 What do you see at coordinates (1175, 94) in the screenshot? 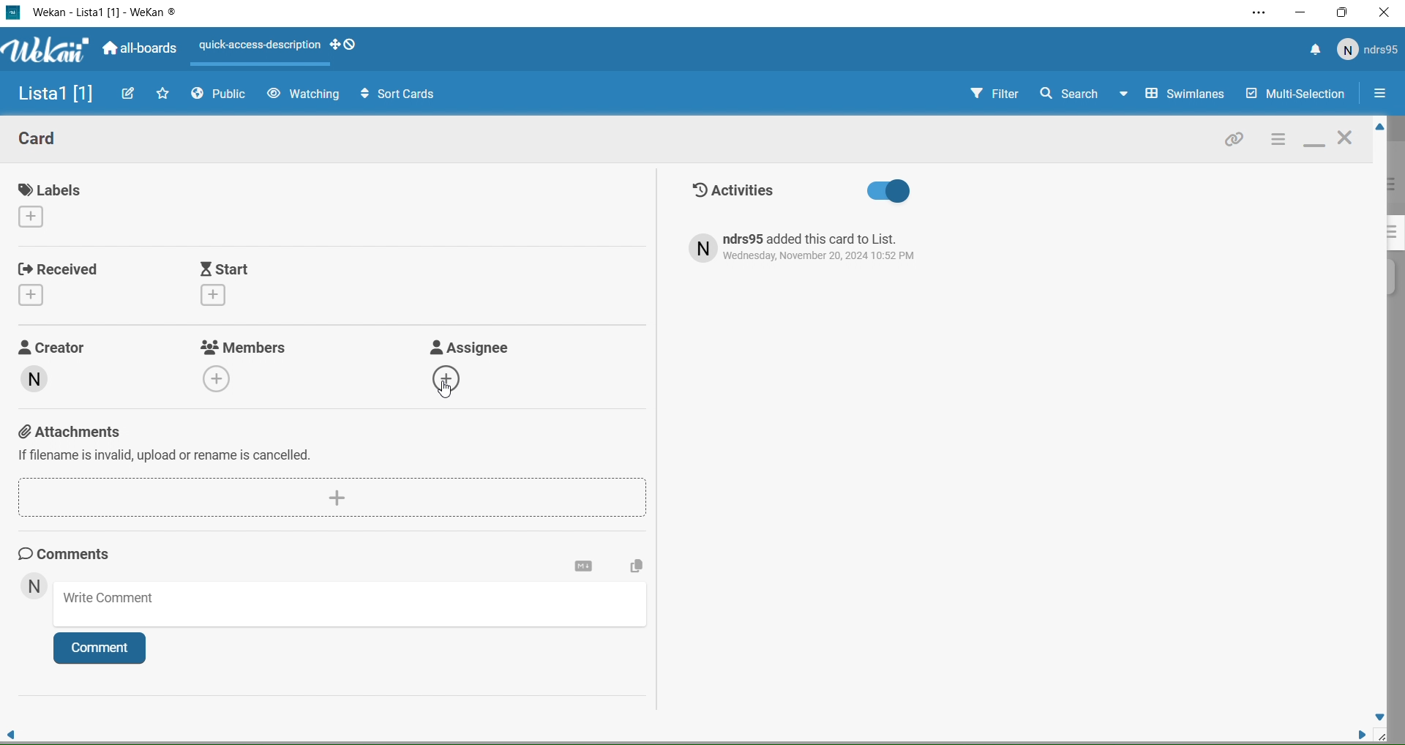
I see `Swimlines` at bounding box center [1175, 94].